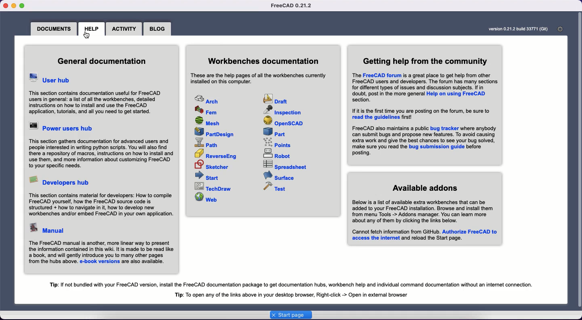 This screenshot has width=582, height=320. Describe the element at coordinates (276, 187) in the screenshot. I see `Test` at that location.